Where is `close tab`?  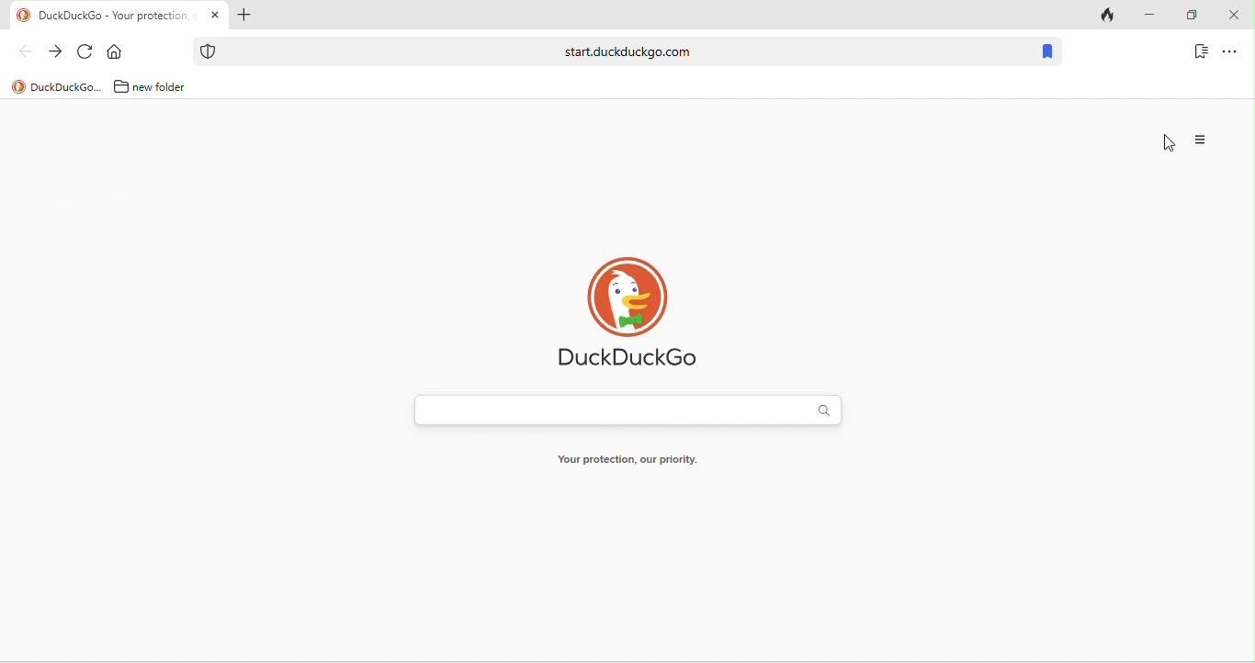
close tab is located at coordinates (215, 16).